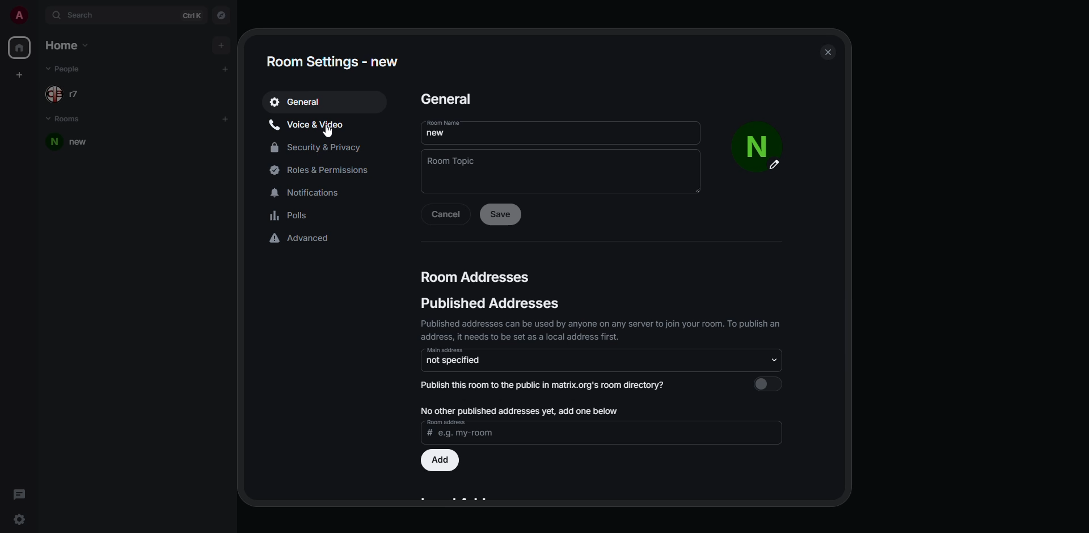  Describe the element at coordinates (66, 91) in the screenshot. I see `people` at that location.